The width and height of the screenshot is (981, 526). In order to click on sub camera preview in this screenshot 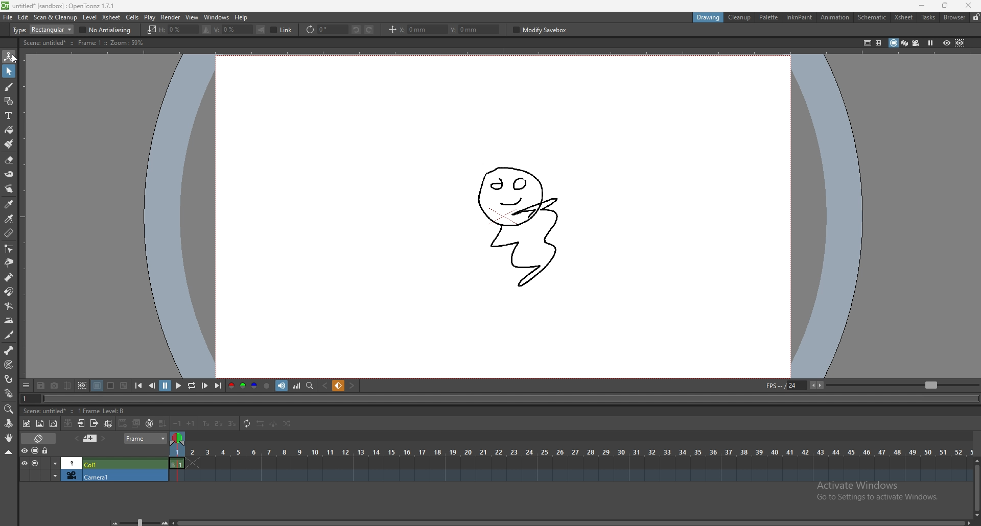, I will do `click(961, 43)`.